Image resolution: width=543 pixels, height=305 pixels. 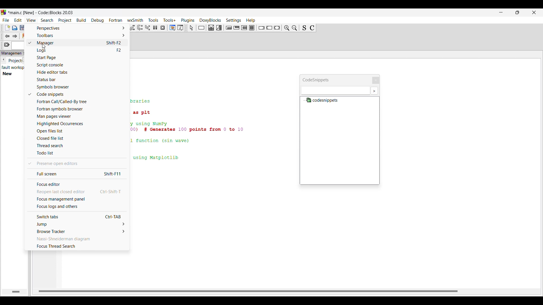 What do you see at coordinates (98, 21) in the screenshot?
I see `Debug menu` at bounding box center [98, 21].